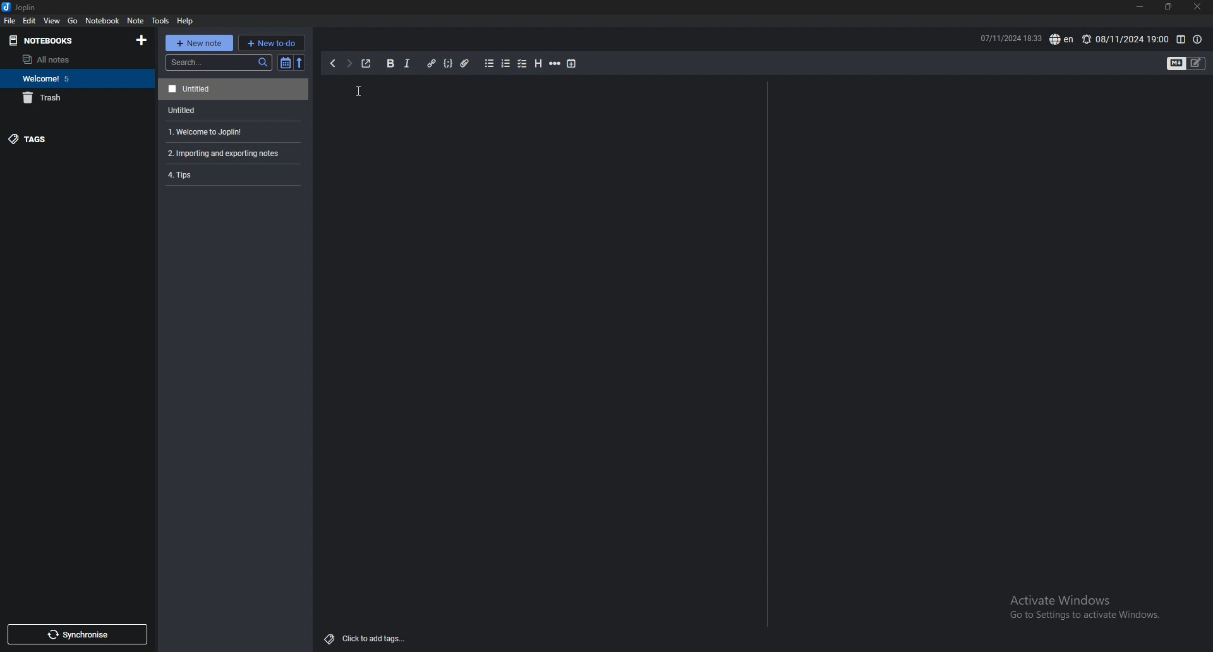  What do you see at coordinates (506, 64) in the screenshot?
I see `numbered list` at bounding box center [506, 64].